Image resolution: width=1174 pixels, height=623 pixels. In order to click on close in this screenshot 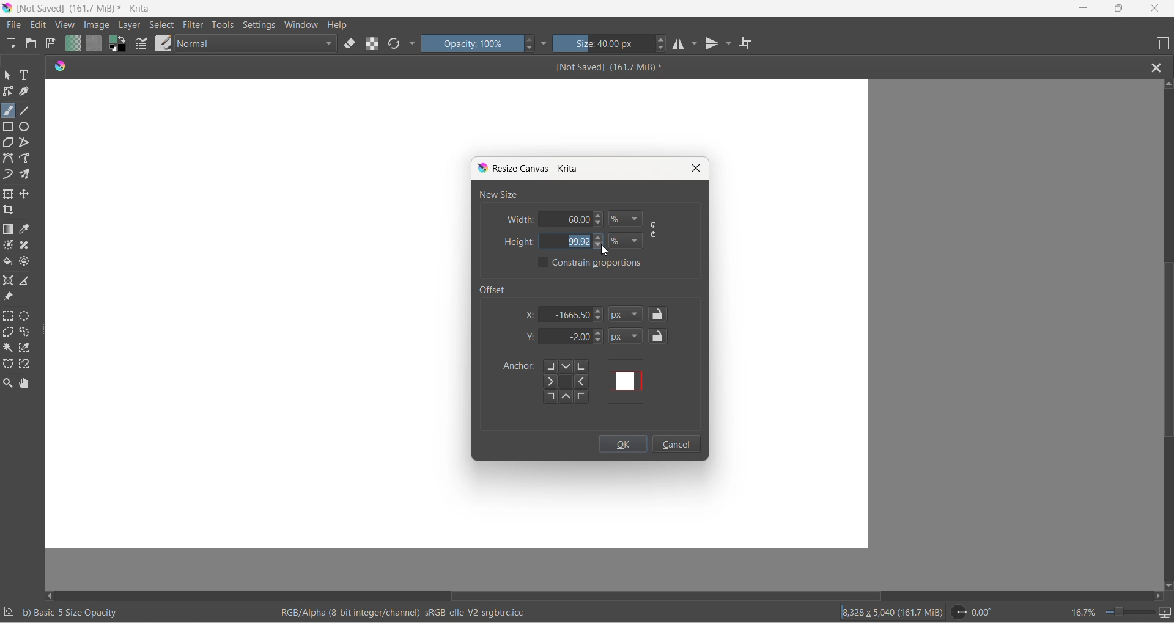, I will do `click(1155, 9)`.